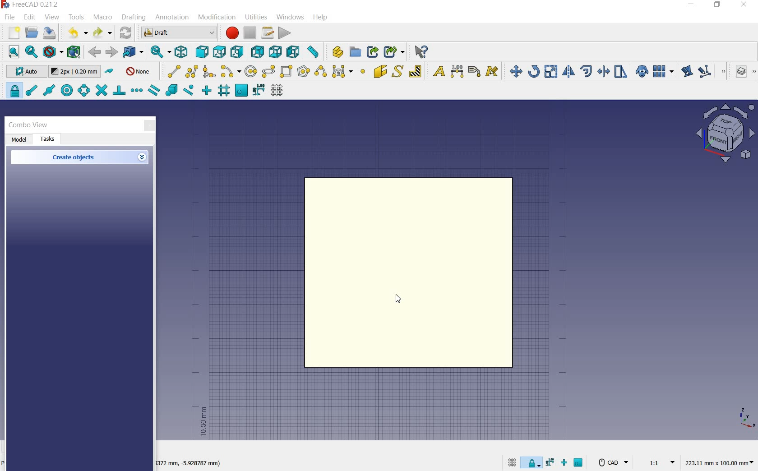 The height and width of the screenshot is (471, 758). What do you see at coordinates (171, 71) in the screenshot?
I see `line` at bounding box center [171, 71].